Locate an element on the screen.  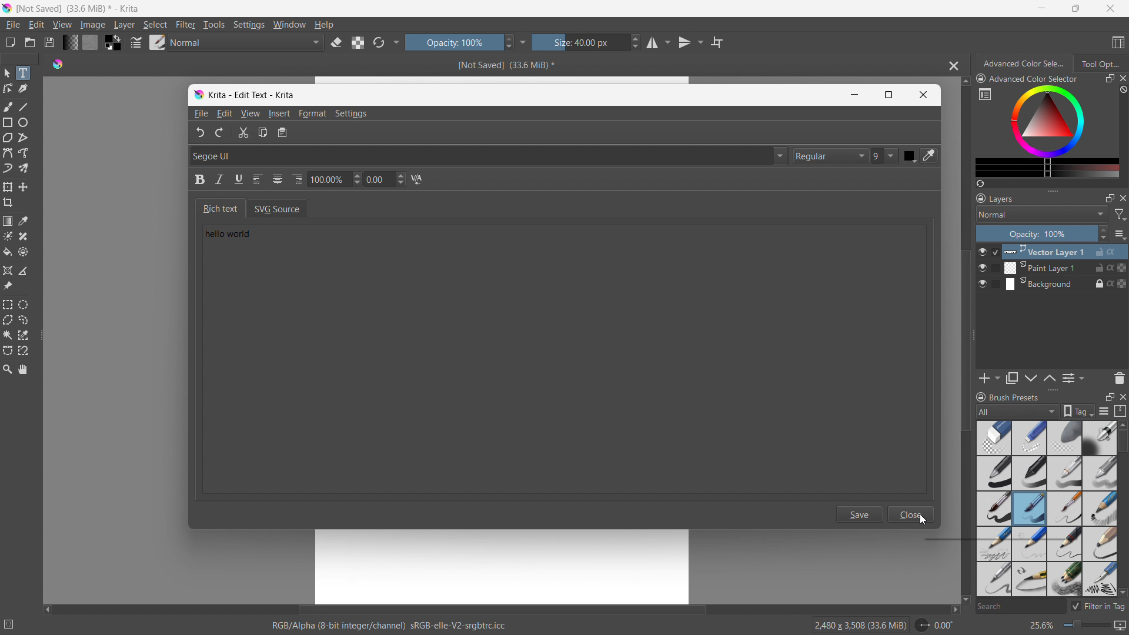
choose workspace is located at coordinates (1118, 43).